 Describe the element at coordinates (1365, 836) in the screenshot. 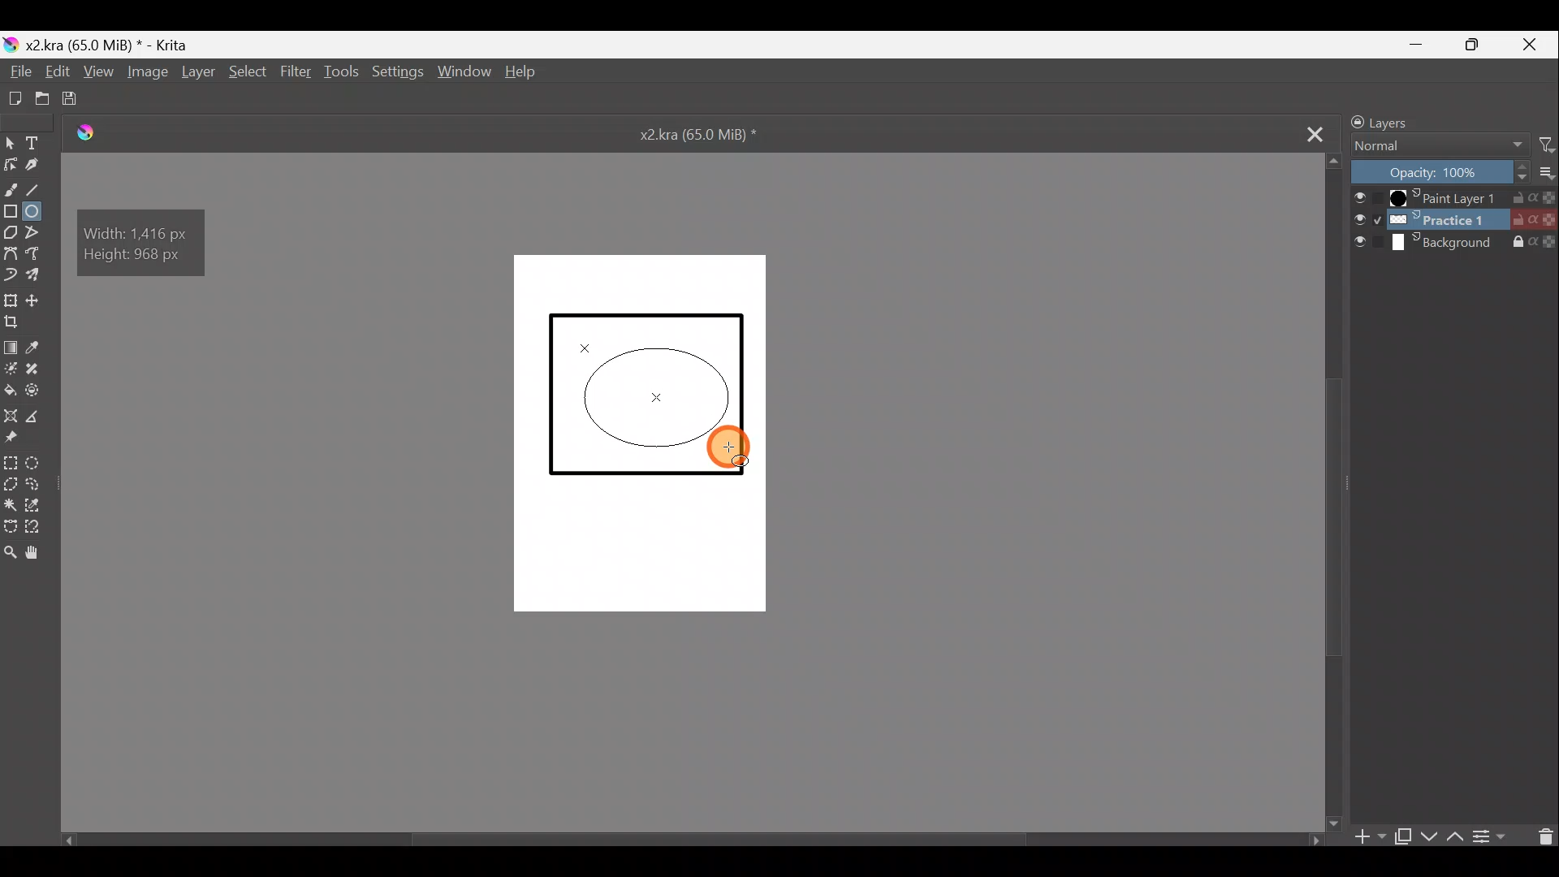

I see `Add layer` at that location.